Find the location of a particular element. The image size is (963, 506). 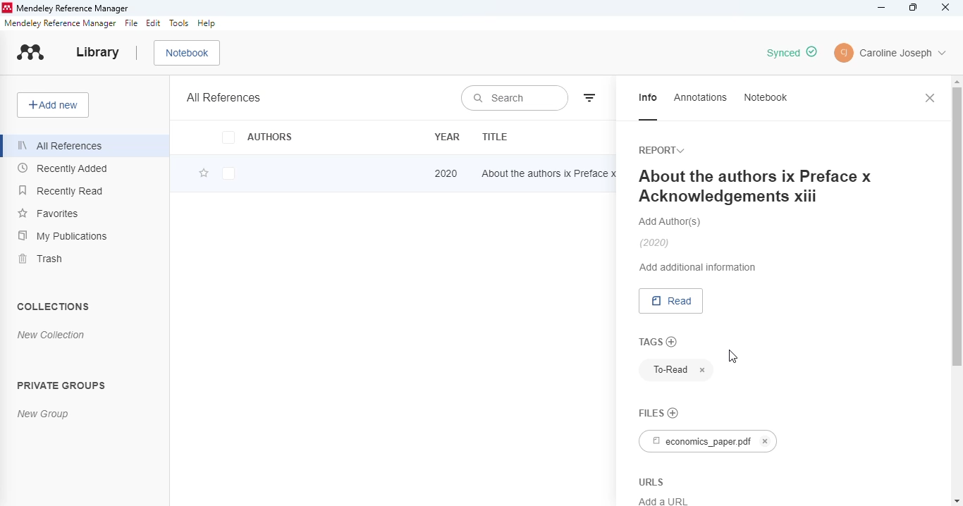

annotations is located at coordinates (700, 97).